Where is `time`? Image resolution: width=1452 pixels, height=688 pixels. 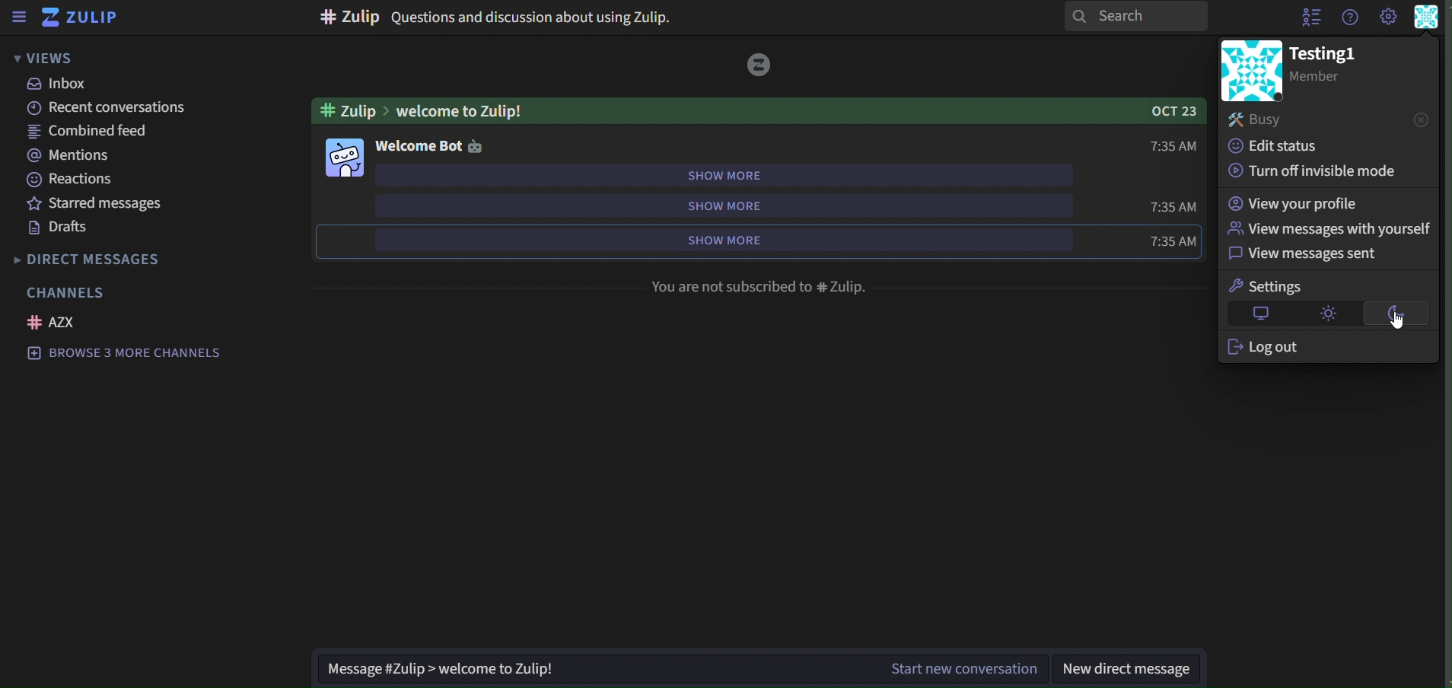
time is located at coordinates (1170, 146).